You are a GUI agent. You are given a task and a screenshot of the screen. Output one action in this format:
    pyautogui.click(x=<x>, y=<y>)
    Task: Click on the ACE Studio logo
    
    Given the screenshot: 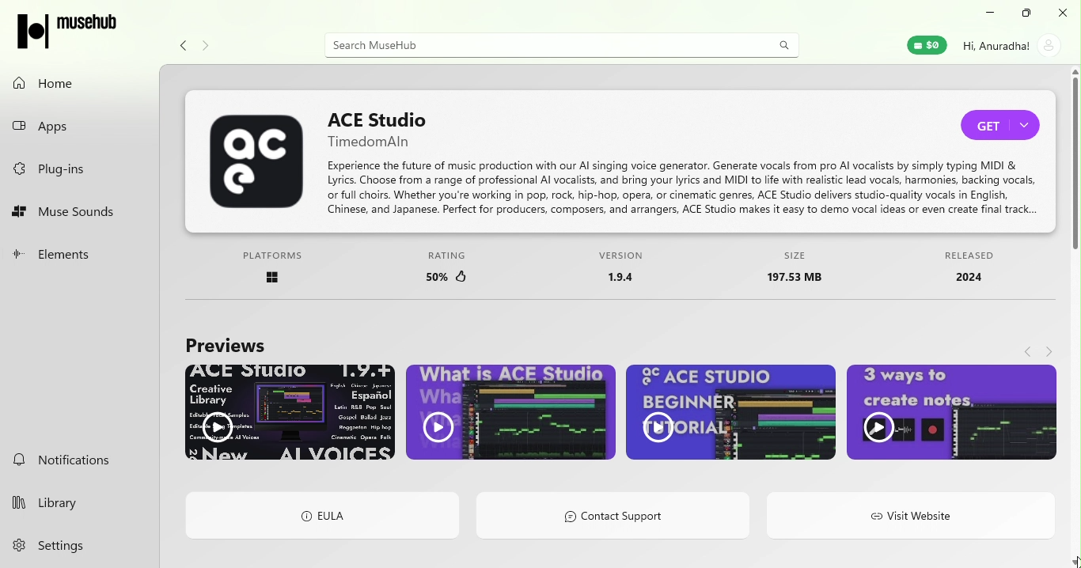 What is the action you would take?
    pyautogui.click(x=257, y=166)
    